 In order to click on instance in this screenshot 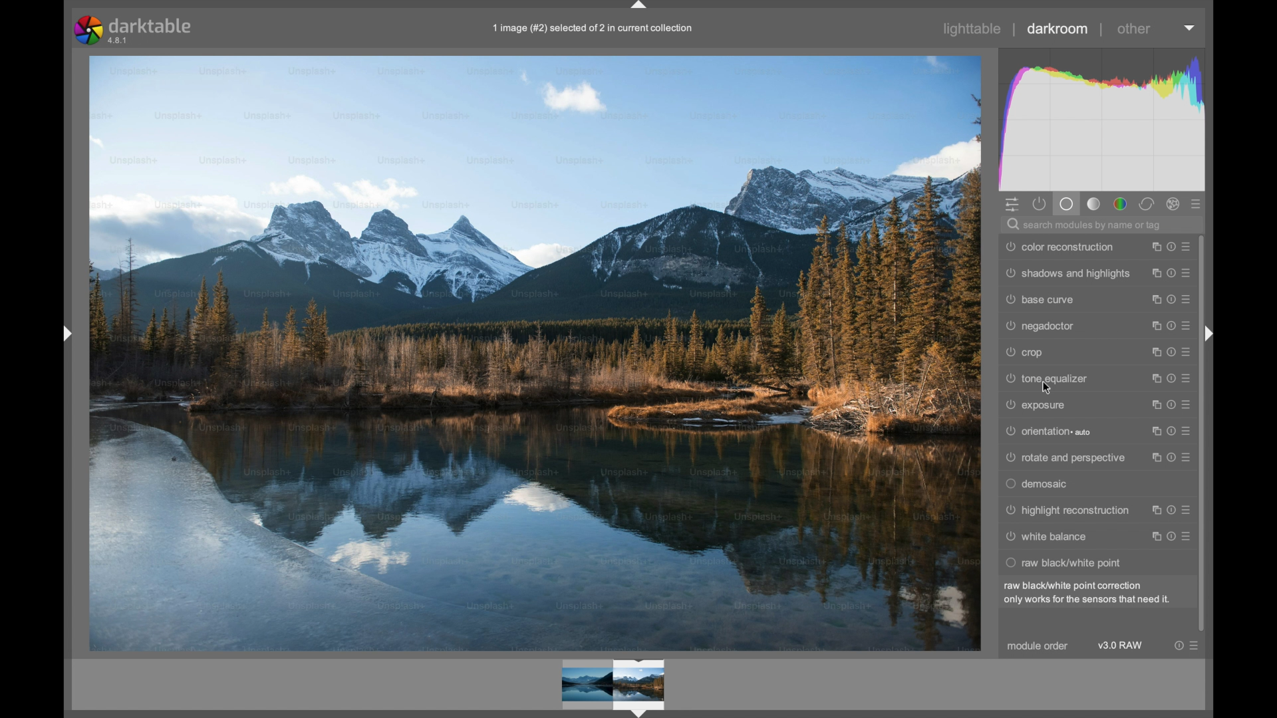, I will do `click(1152, 405)`.